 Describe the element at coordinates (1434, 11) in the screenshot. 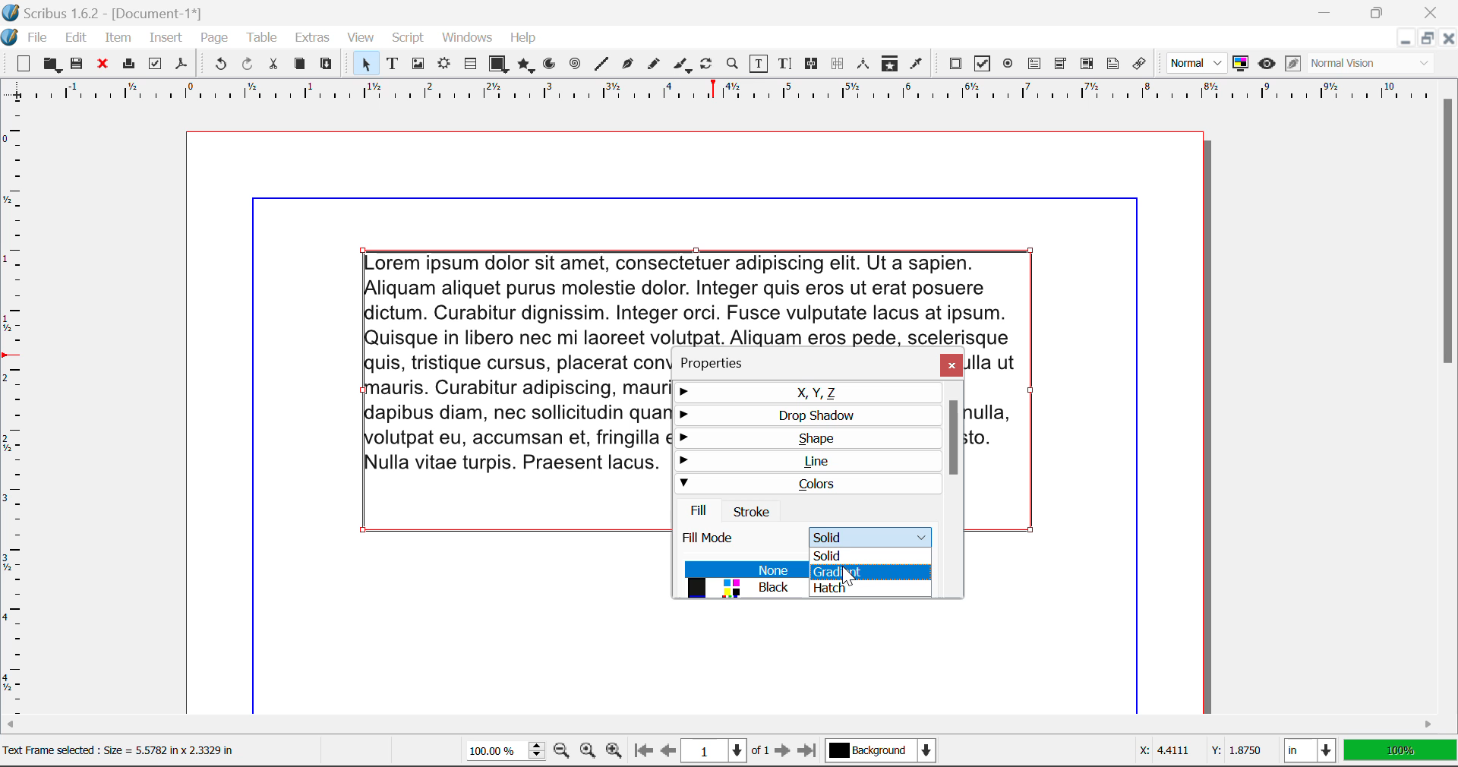

I see `Close` at that location.